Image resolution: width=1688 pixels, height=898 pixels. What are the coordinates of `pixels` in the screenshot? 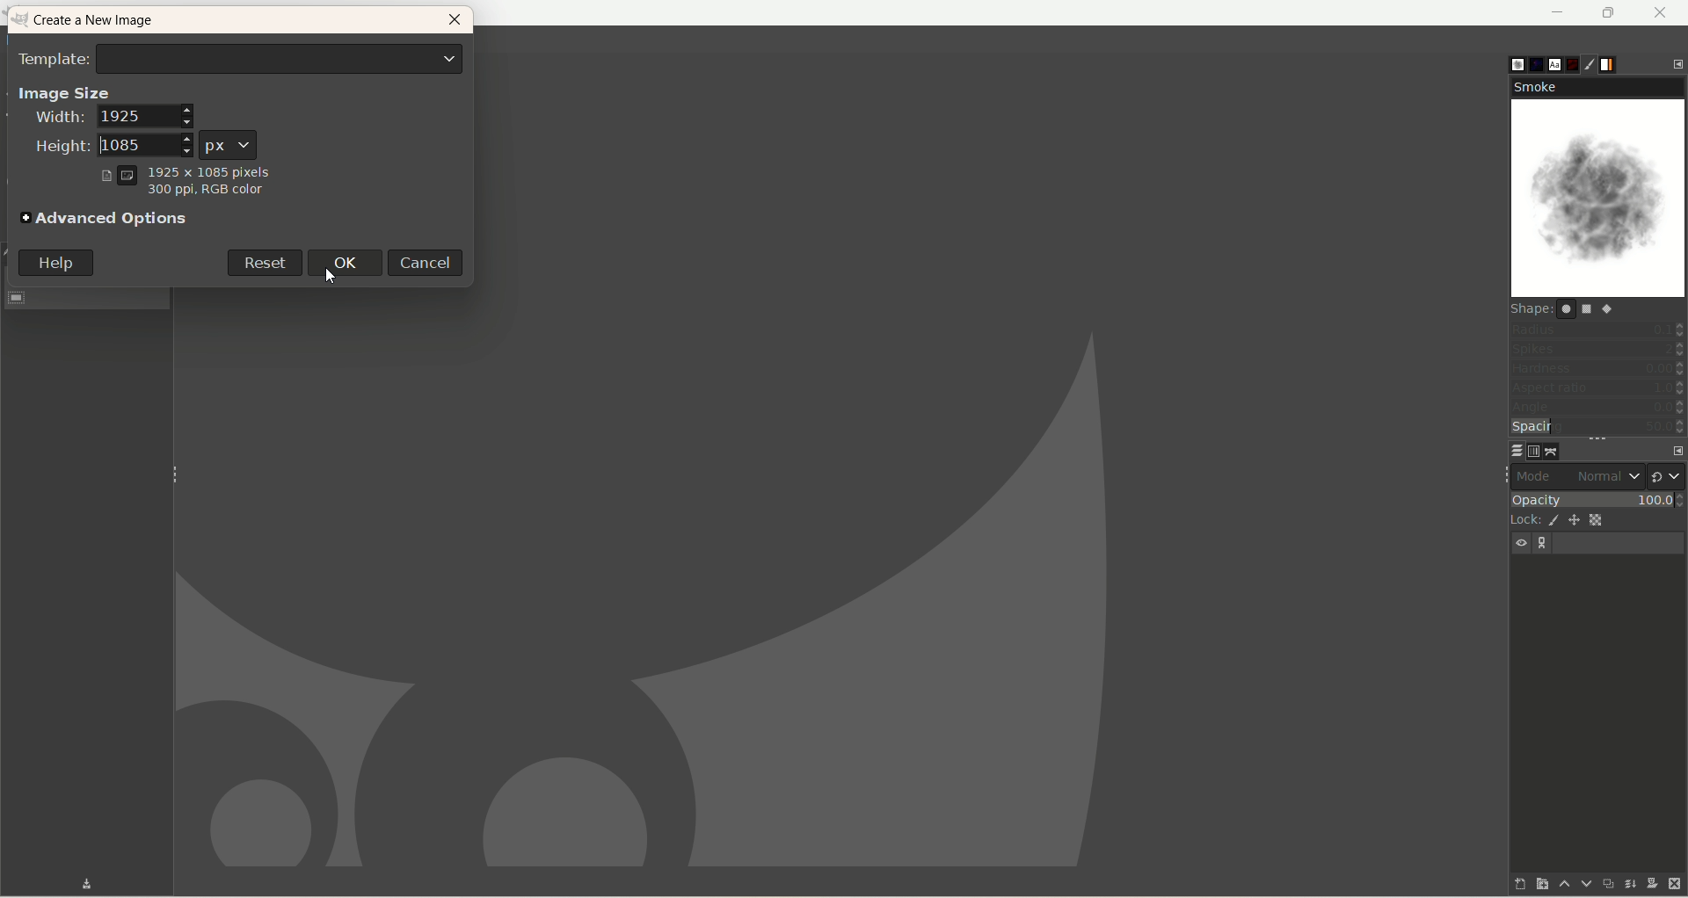 It's located at (186, 170).